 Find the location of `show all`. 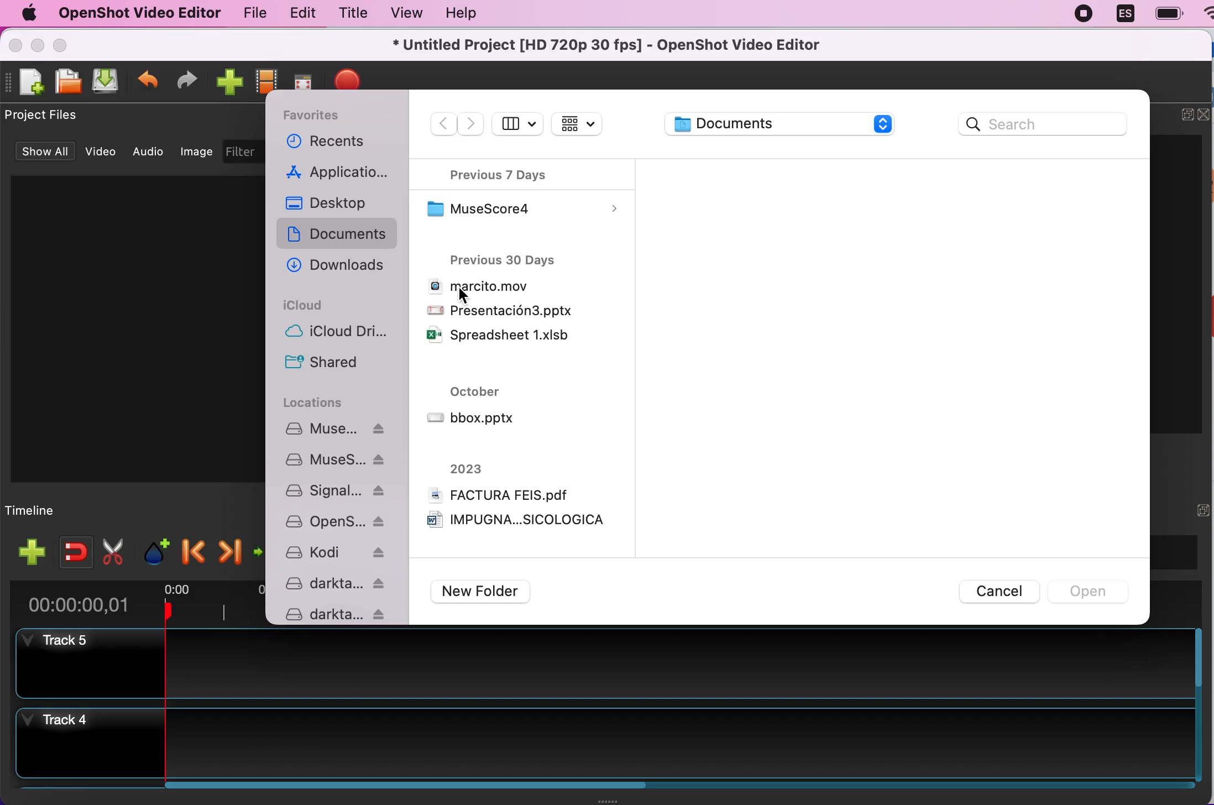

show all is located at coordinates (43, 152).